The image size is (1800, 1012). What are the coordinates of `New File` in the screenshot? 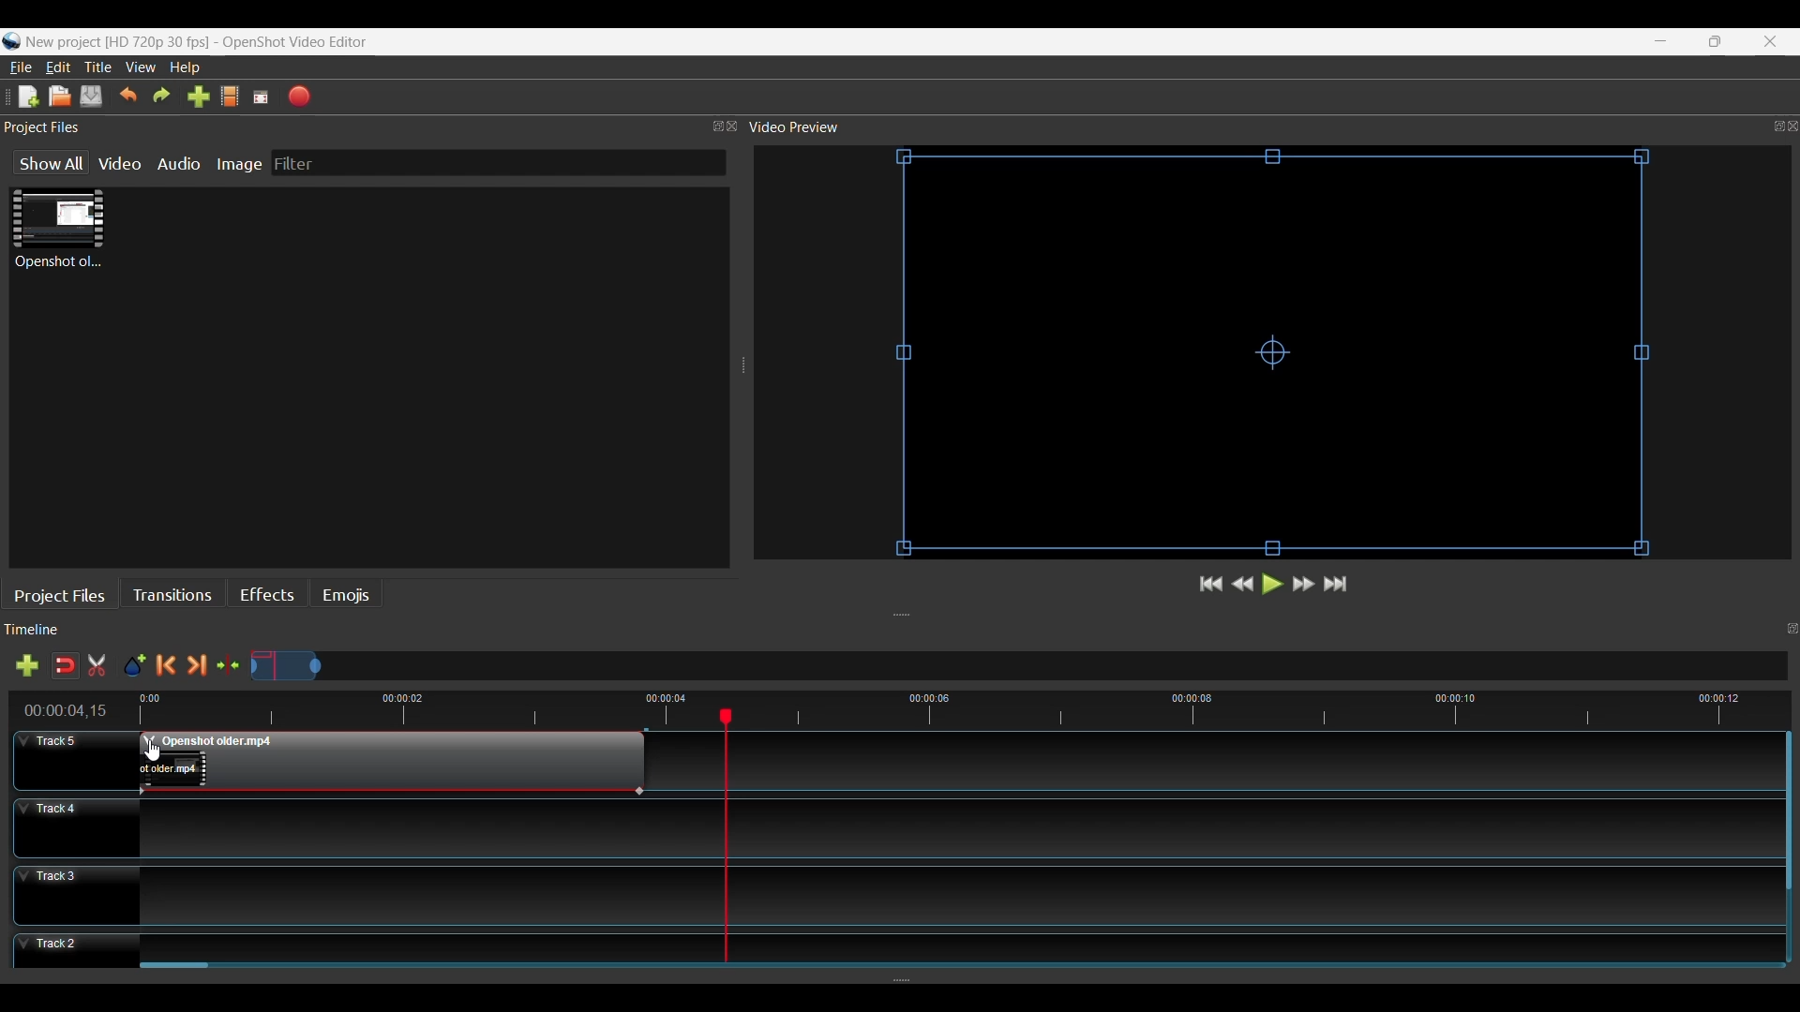 It's located at (25, 96).